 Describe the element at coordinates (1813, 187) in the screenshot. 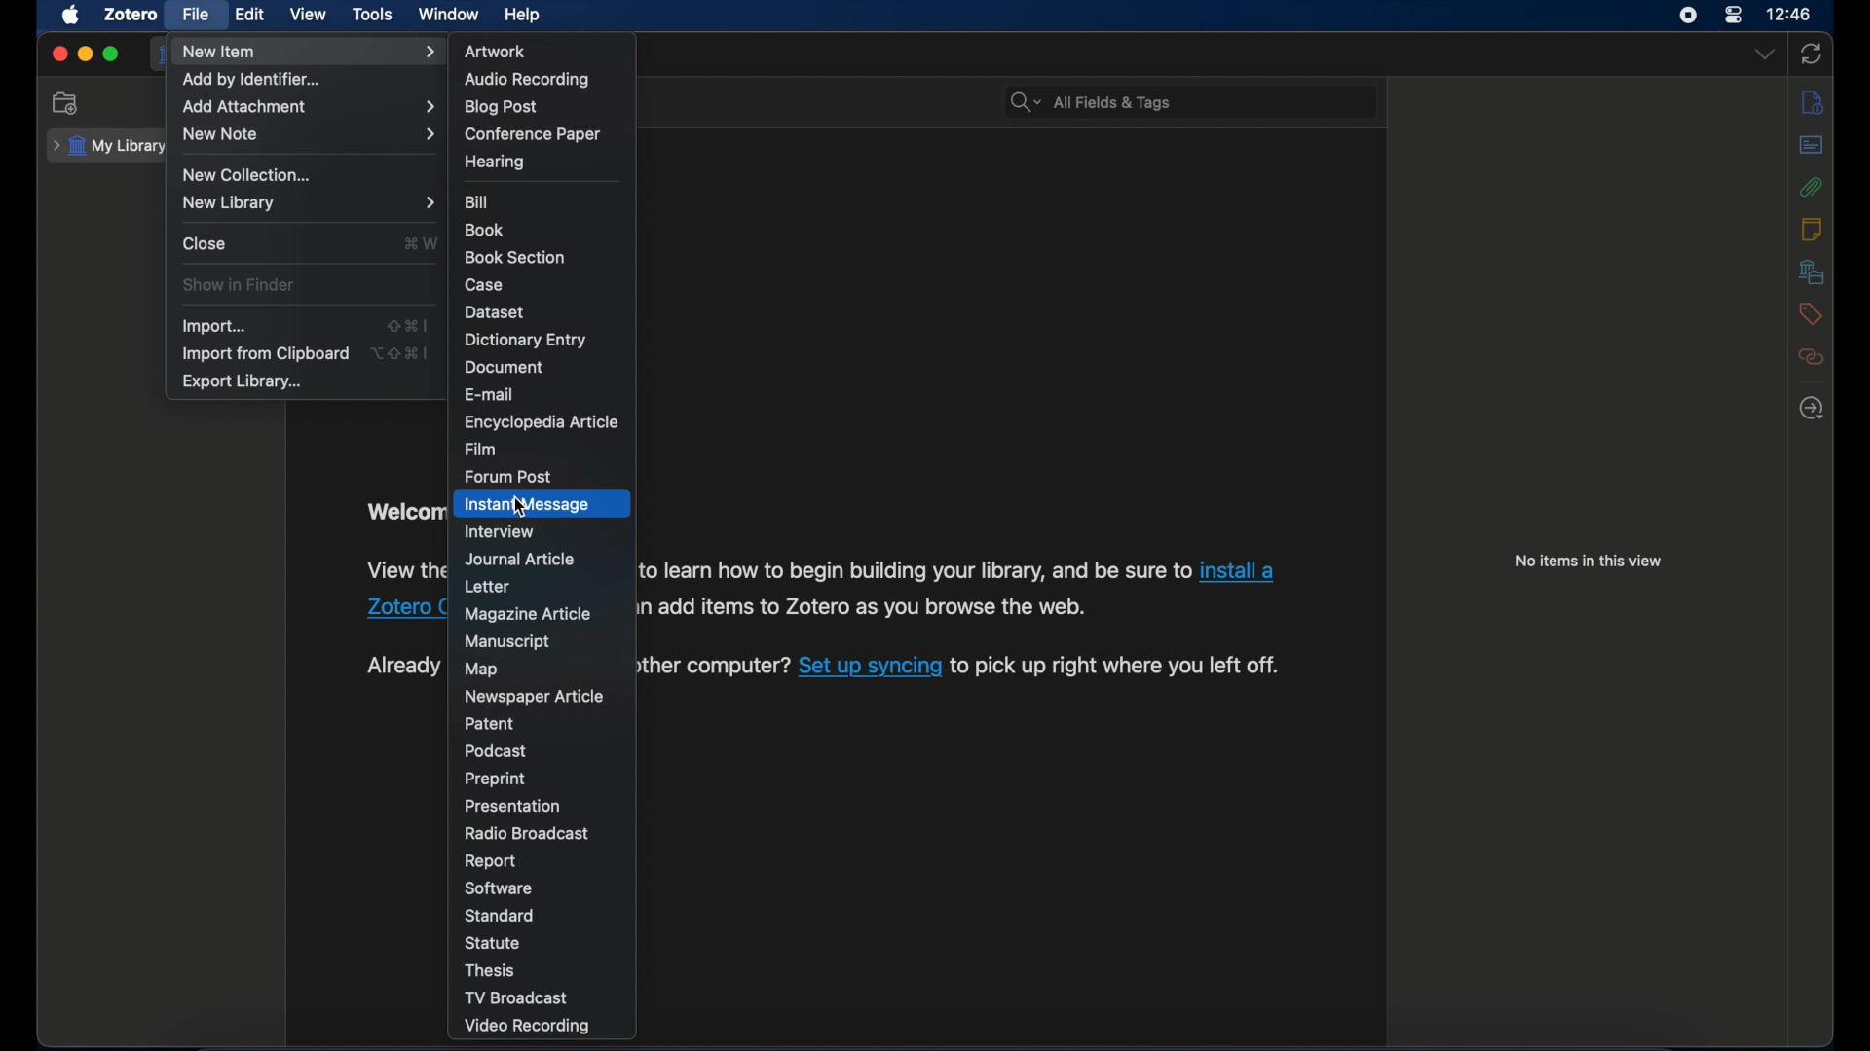

I see `attachments` at that location.